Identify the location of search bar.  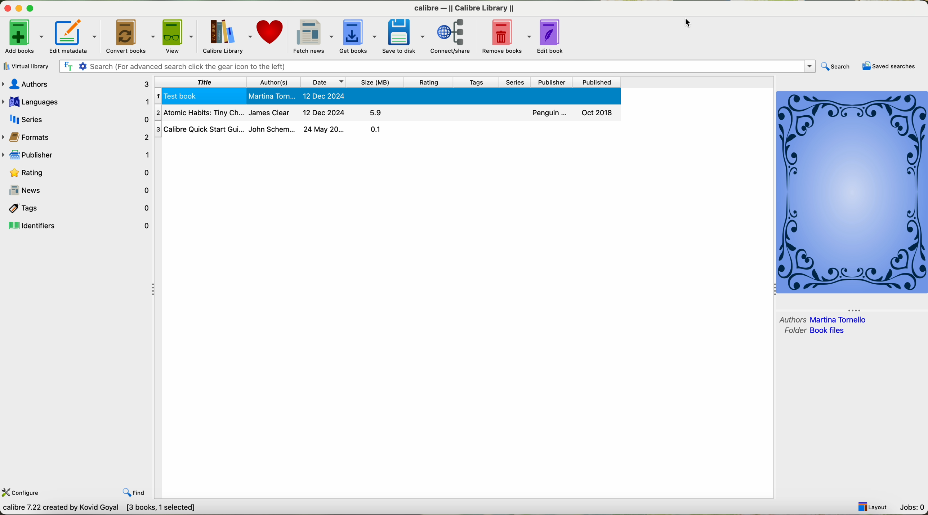
(439, 67).